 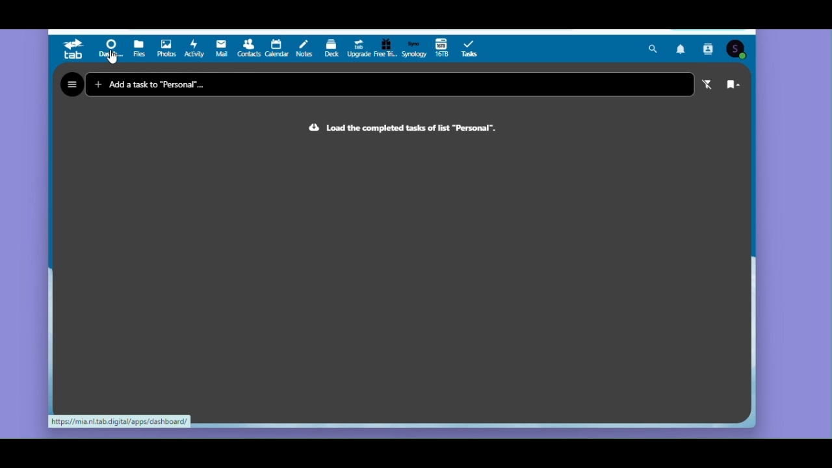 What do you see at coordinates (386, 49) in the screenshot?
I see `Retrieval` at bounding box center [386, 49].